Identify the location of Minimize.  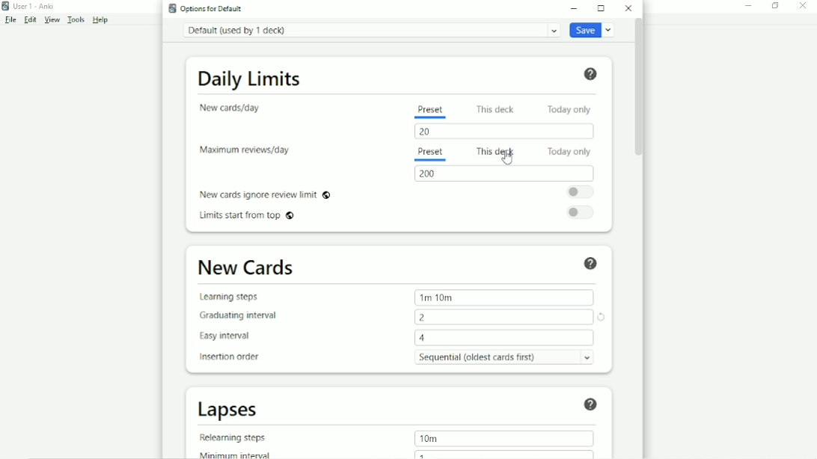
(750, 5).